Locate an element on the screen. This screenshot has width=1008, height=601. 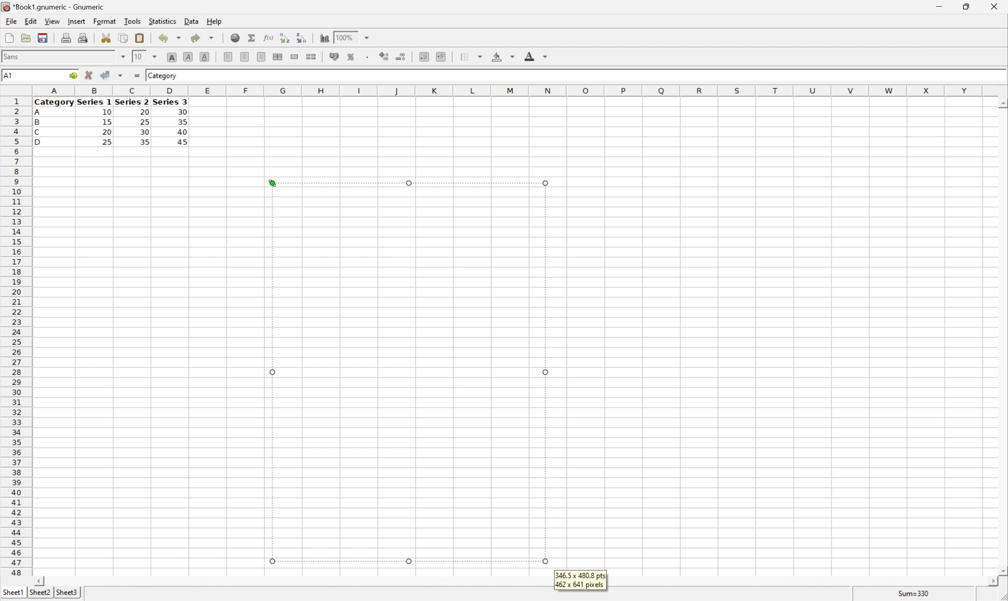
Cut selection is located at coordinates (107, 38).